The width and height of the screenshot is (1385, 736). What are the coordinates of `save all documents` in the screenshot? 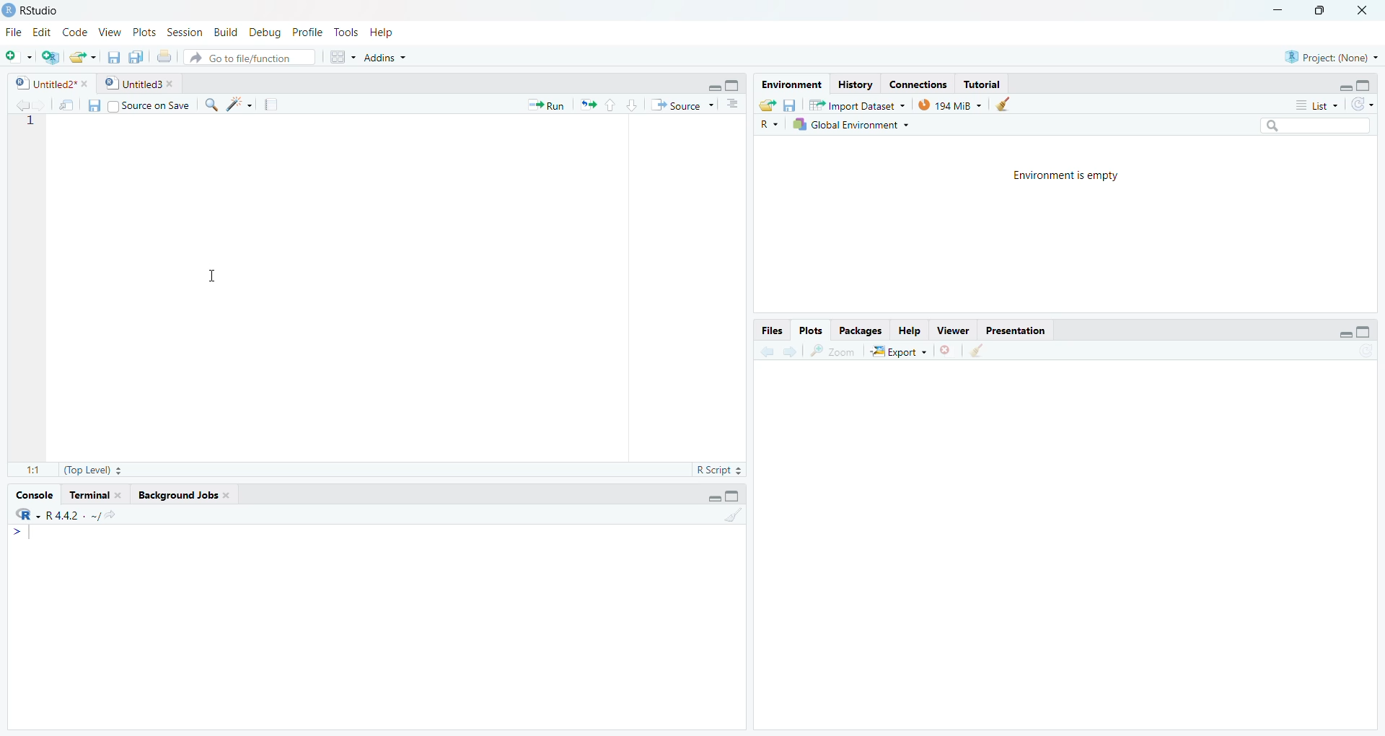 It's located at (138, 56).